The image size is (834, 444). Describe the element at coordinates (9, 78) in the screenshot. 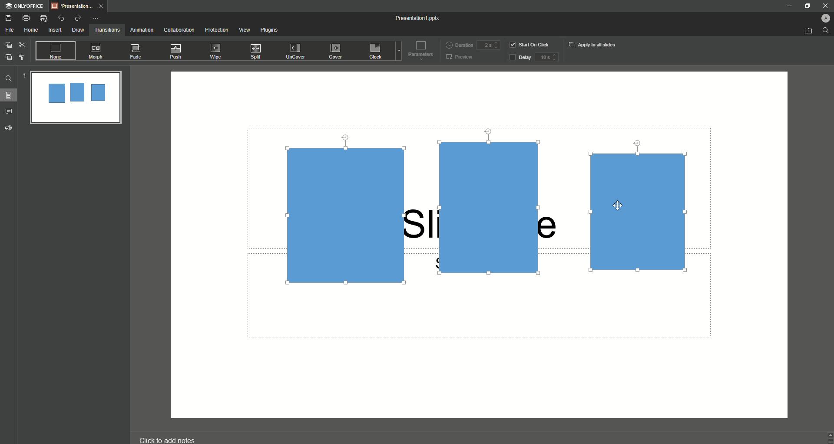

I see `Find` at that location.